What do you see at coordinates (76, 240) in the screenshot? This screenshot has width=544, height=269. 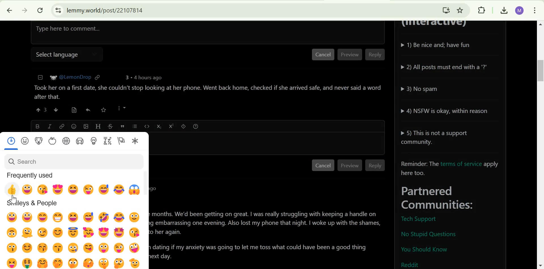 I see `Emojis` at bounding box center [76, 240].